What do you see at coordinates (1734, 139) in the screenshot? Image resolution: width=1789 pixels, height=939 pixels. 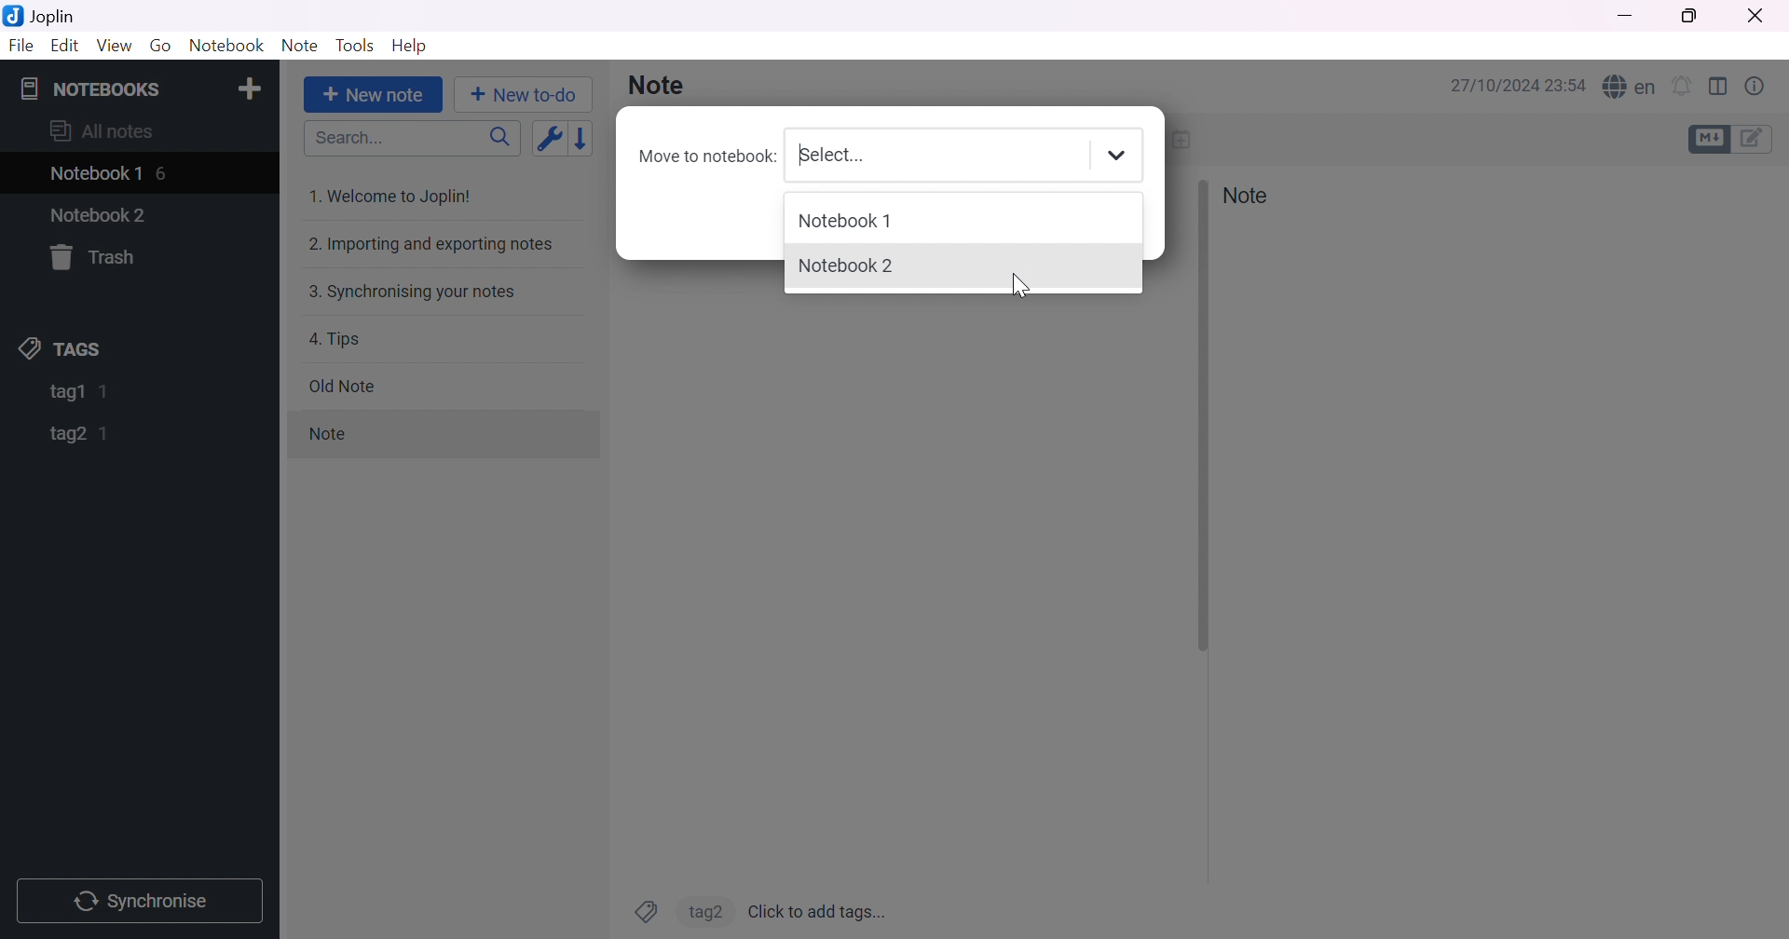 I see `Toggle editors` at bounding box center [1734, 139].